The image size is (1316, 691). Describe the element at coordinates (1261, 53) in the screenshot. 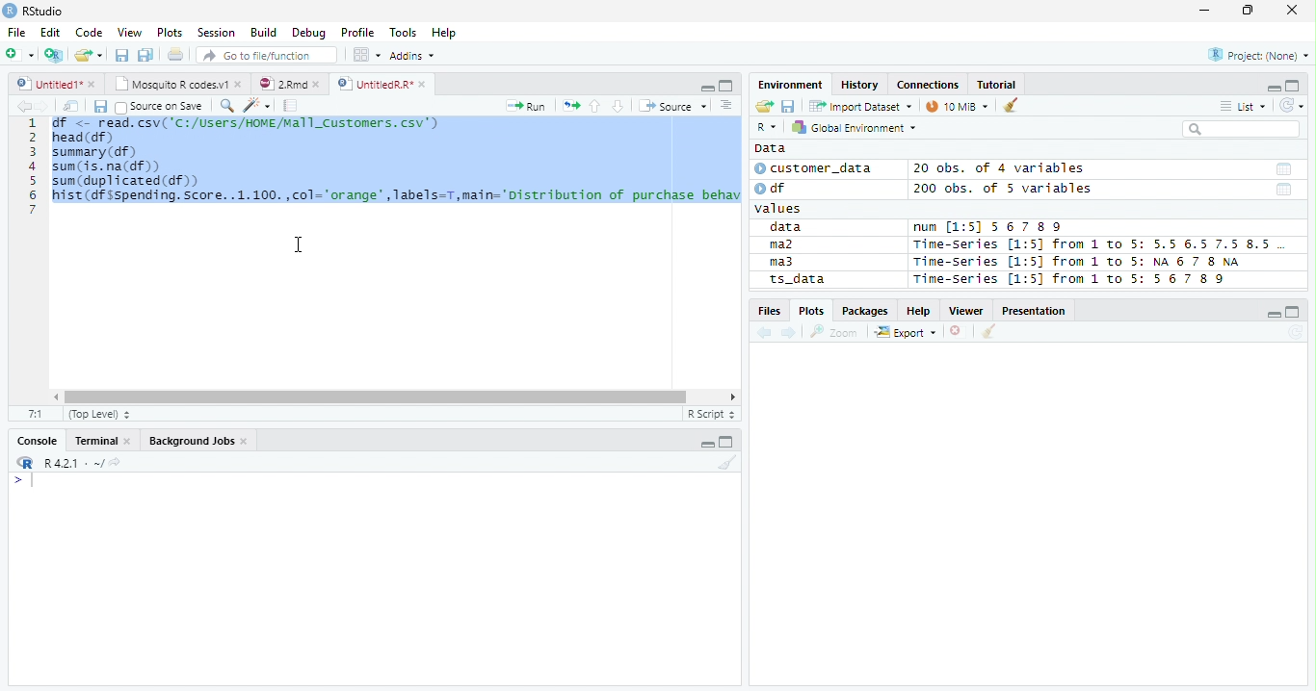

I see `Project (none)` at that location.